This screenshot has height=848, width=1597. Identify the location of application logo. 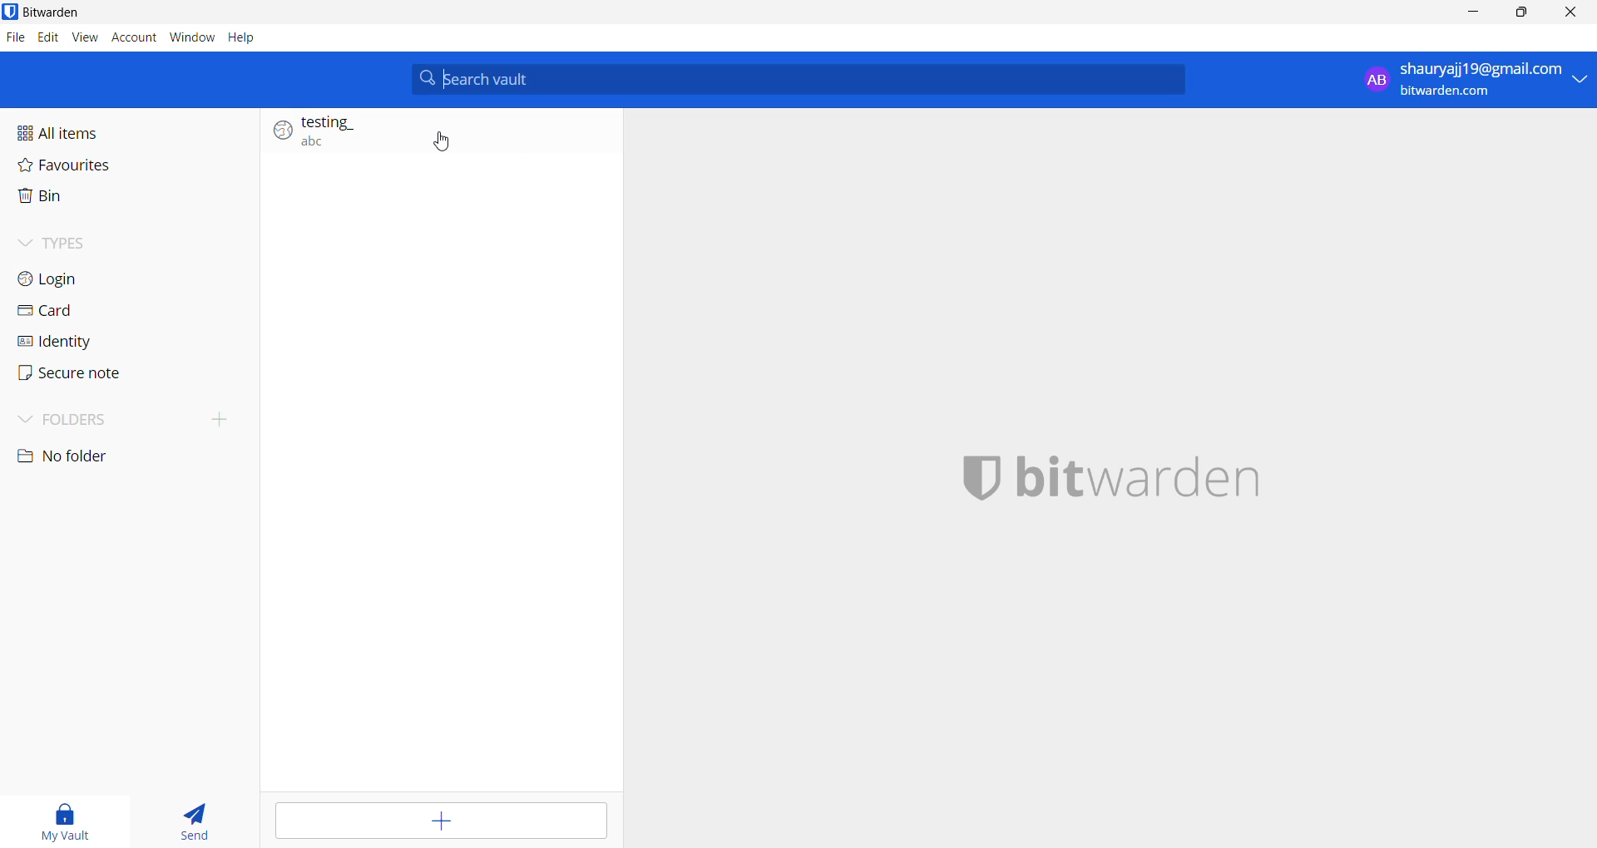
(10, 12).